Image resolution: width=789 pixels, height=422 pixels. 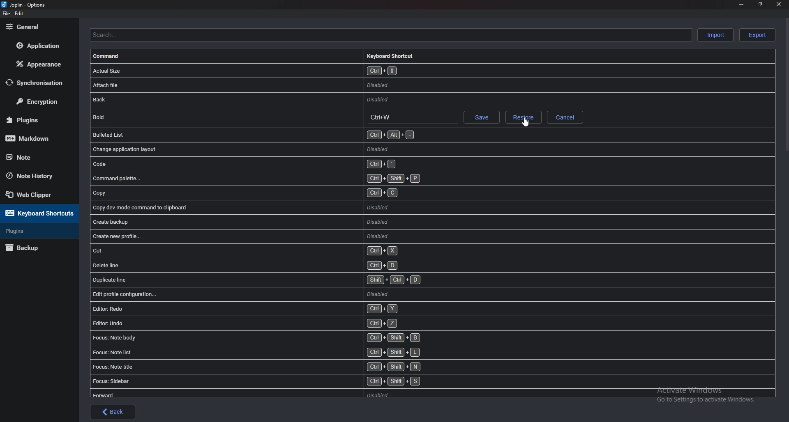 I want to click on Plugins, so click(x=36, y=231).